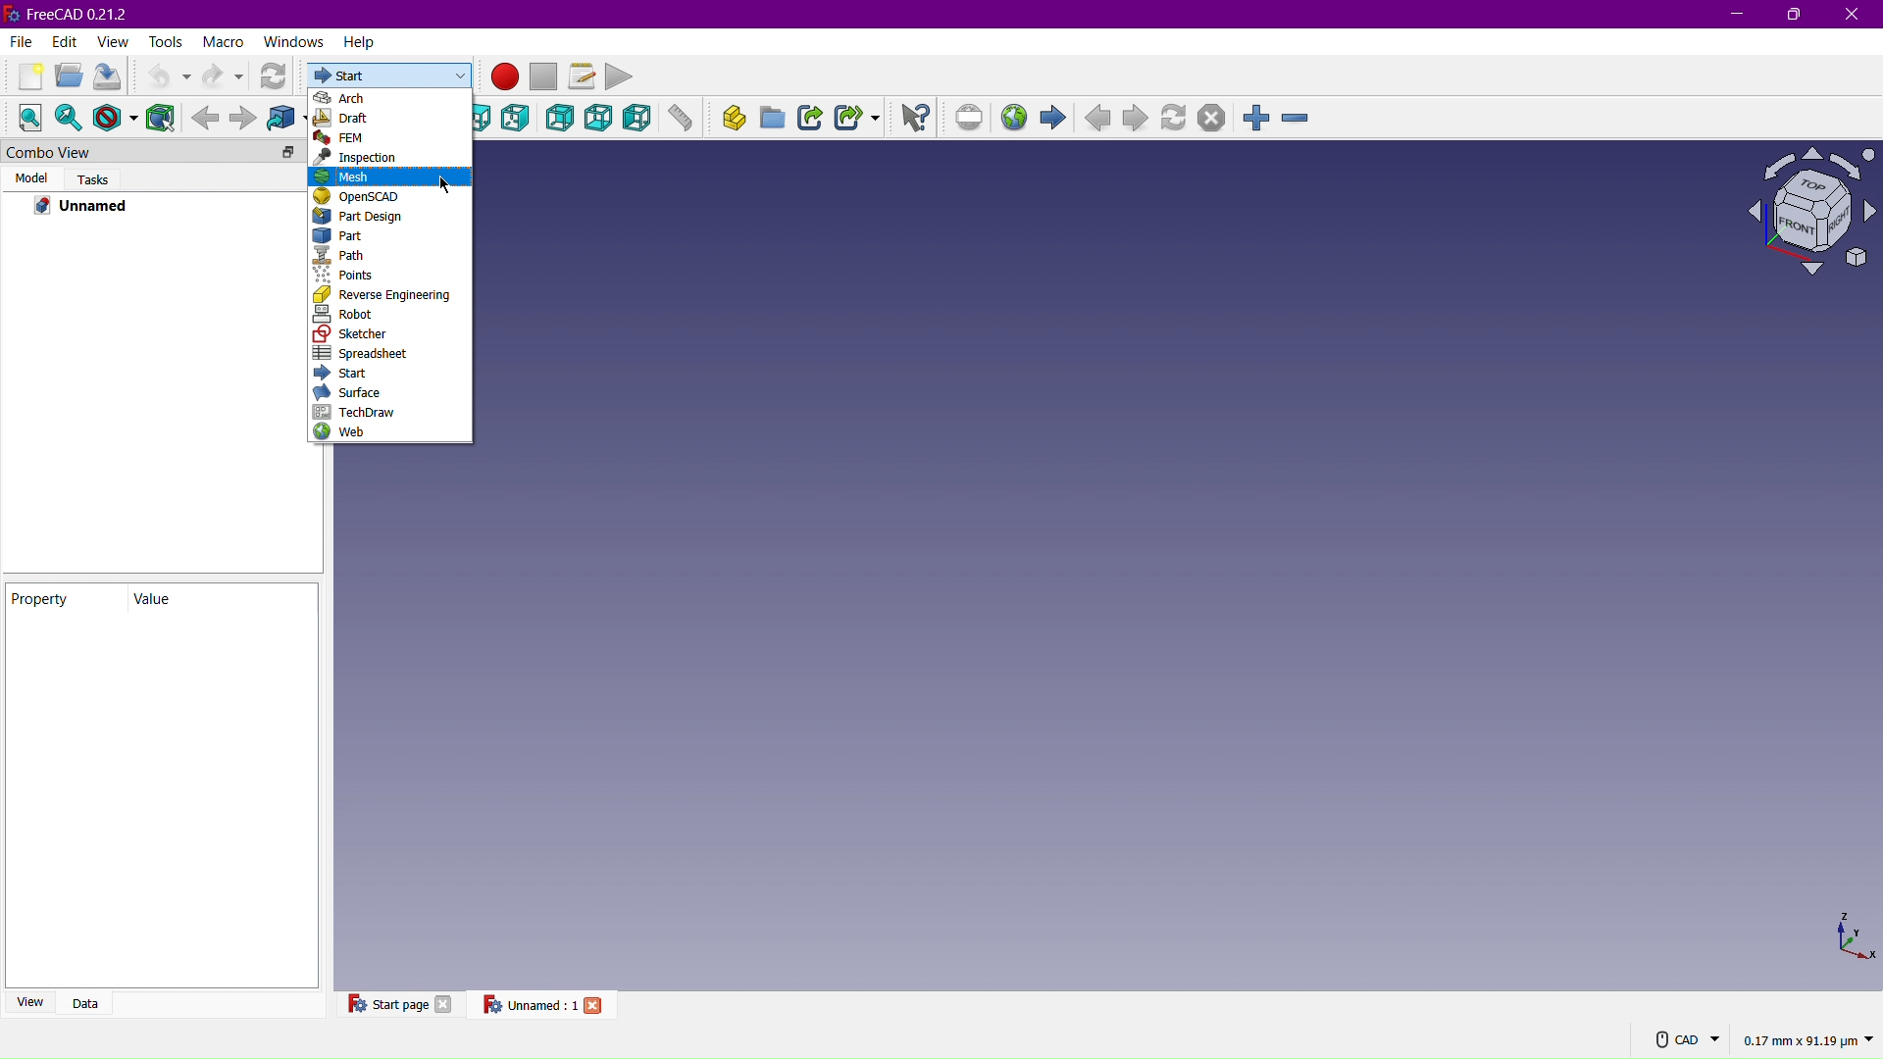 This screenshot has width=1883, height=1059. I want to click on Open, so click(65, 78).